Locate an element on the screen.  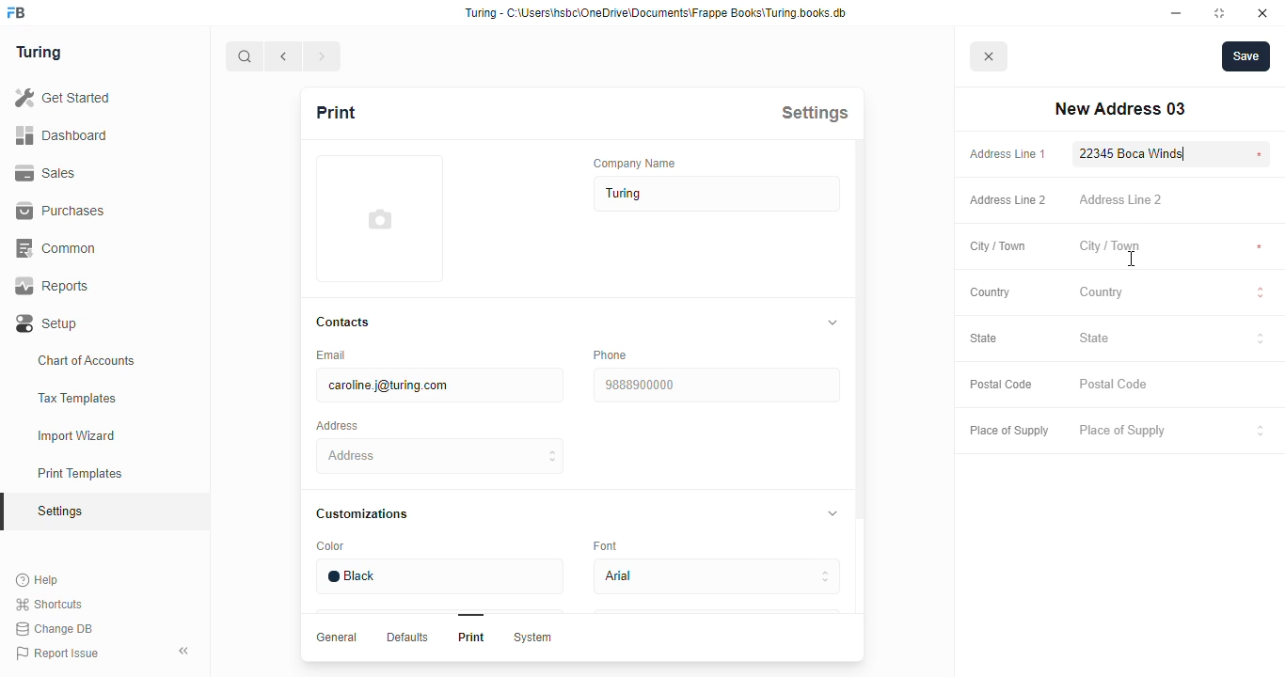
reports is located at coordinates (53, 286).